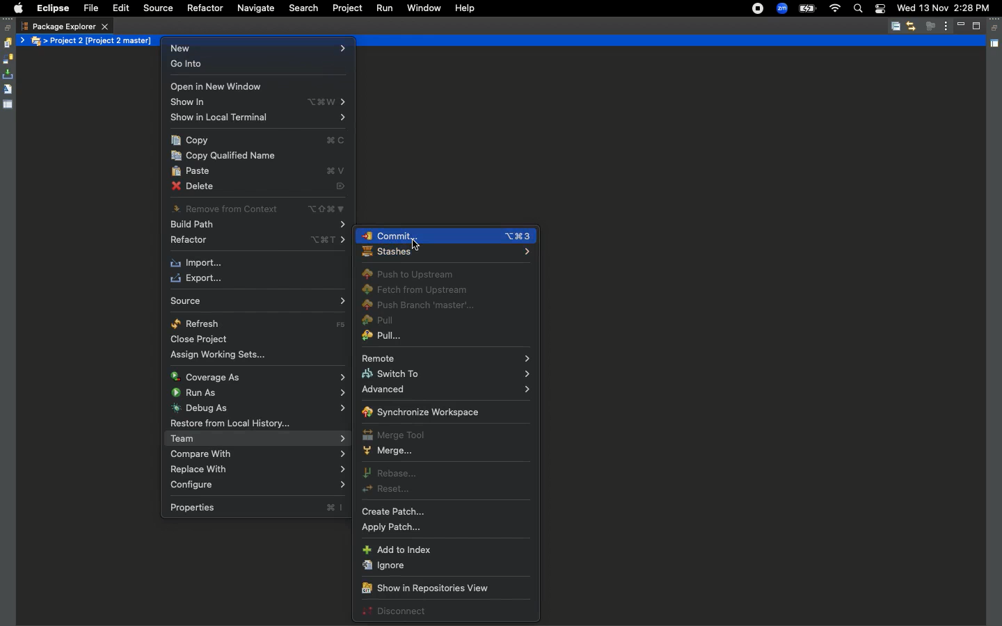 This screenshot has height=626, width=1002. I want to click on History, so click(7, 43).